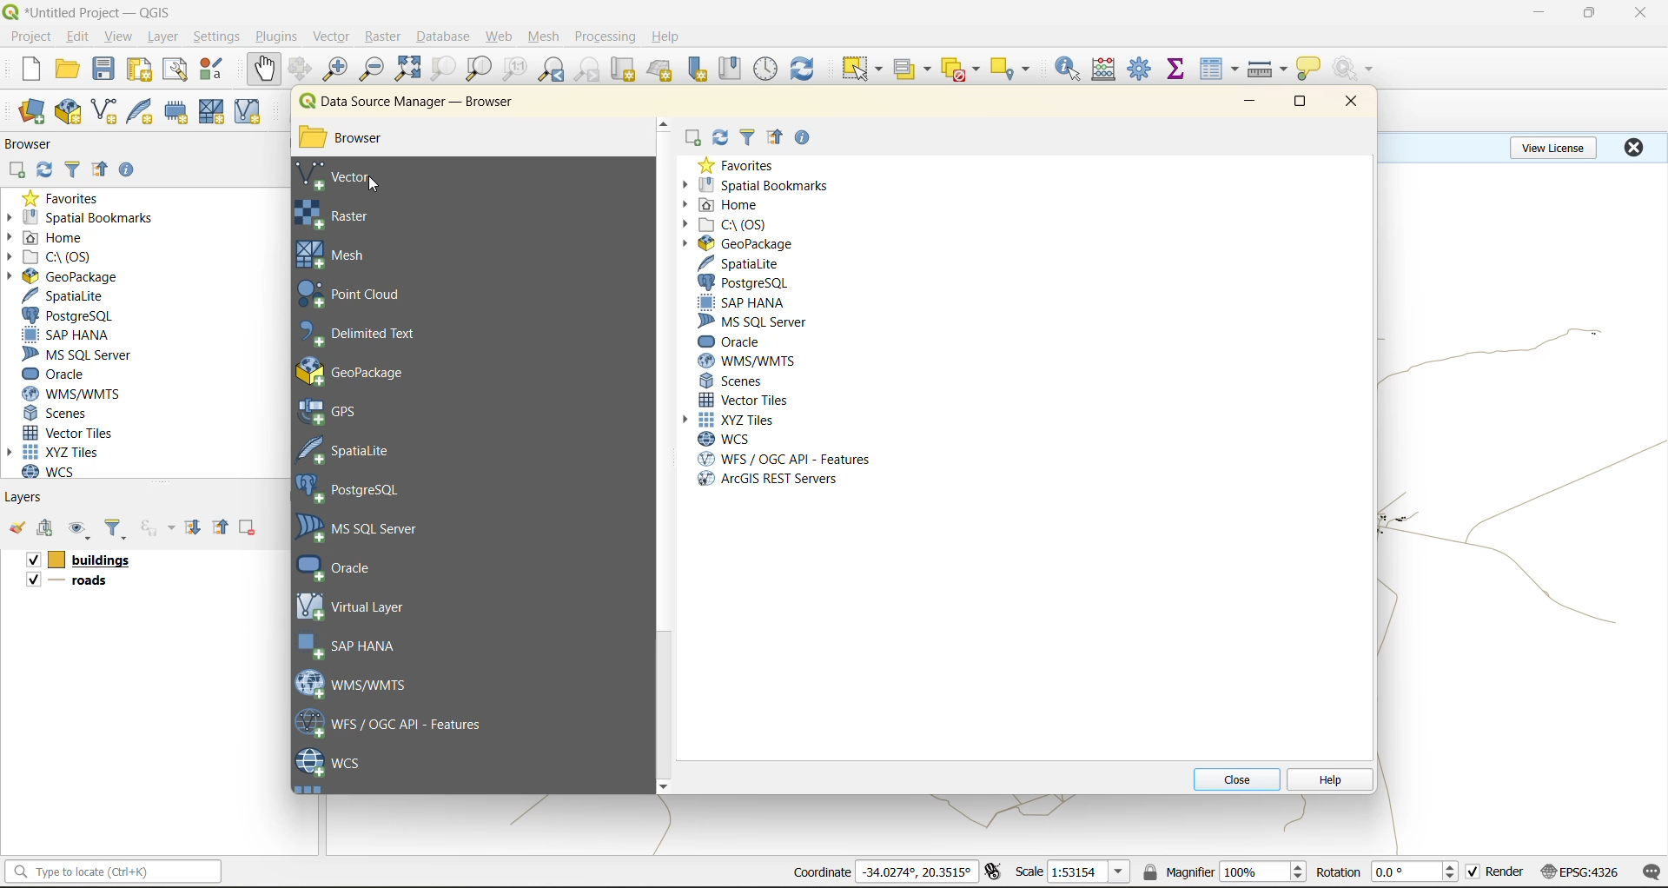 This screenshot has width=1668, height=888. I want to click on save, so click(108, 70).